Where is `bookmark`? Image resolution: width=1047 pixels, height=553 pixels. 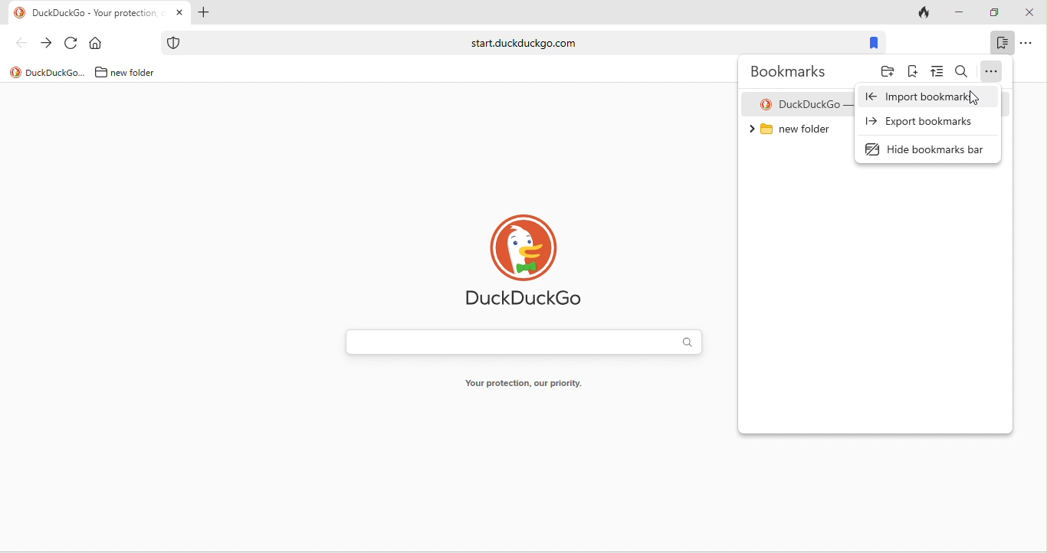 bookmark is located at coordinates (913, 74).